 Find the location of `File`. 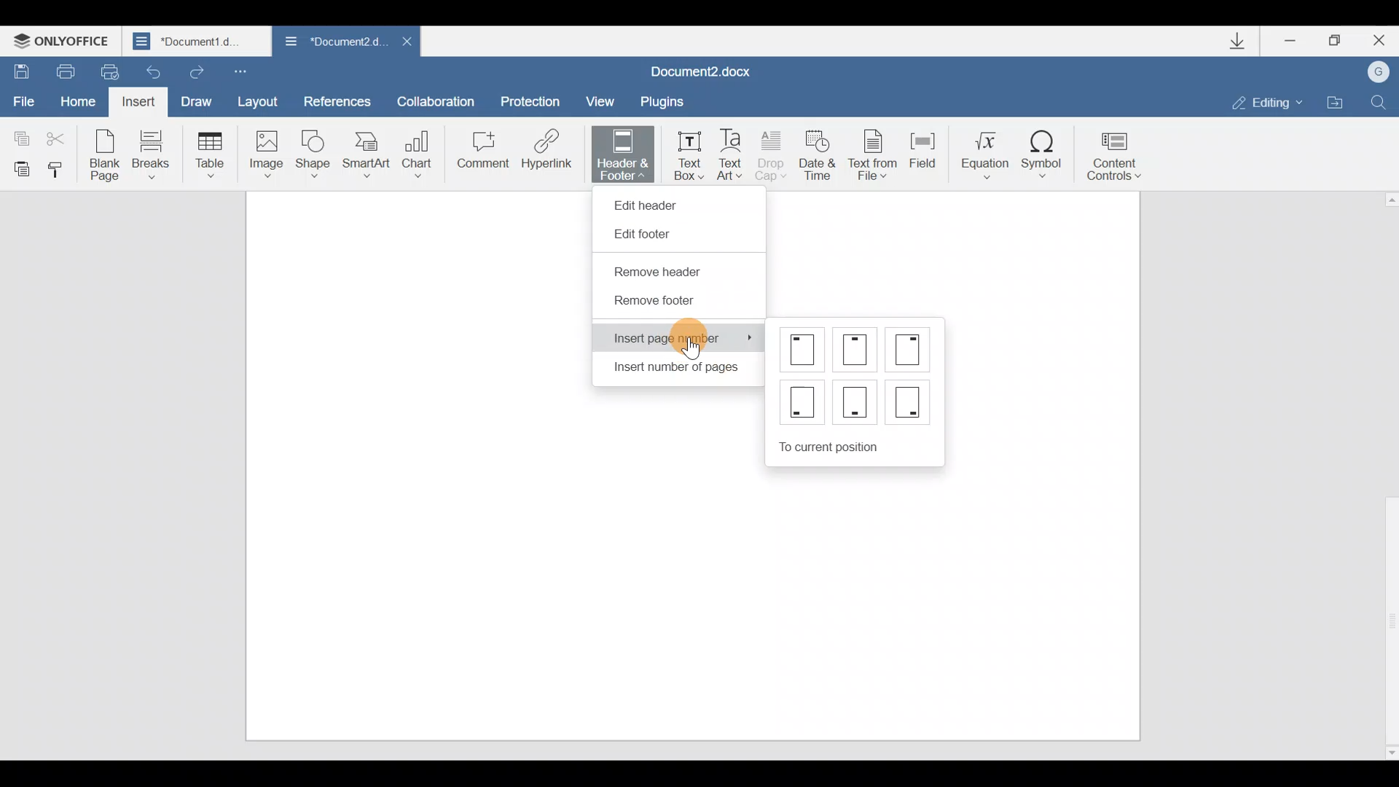

File is located at coordinates (25, 102).